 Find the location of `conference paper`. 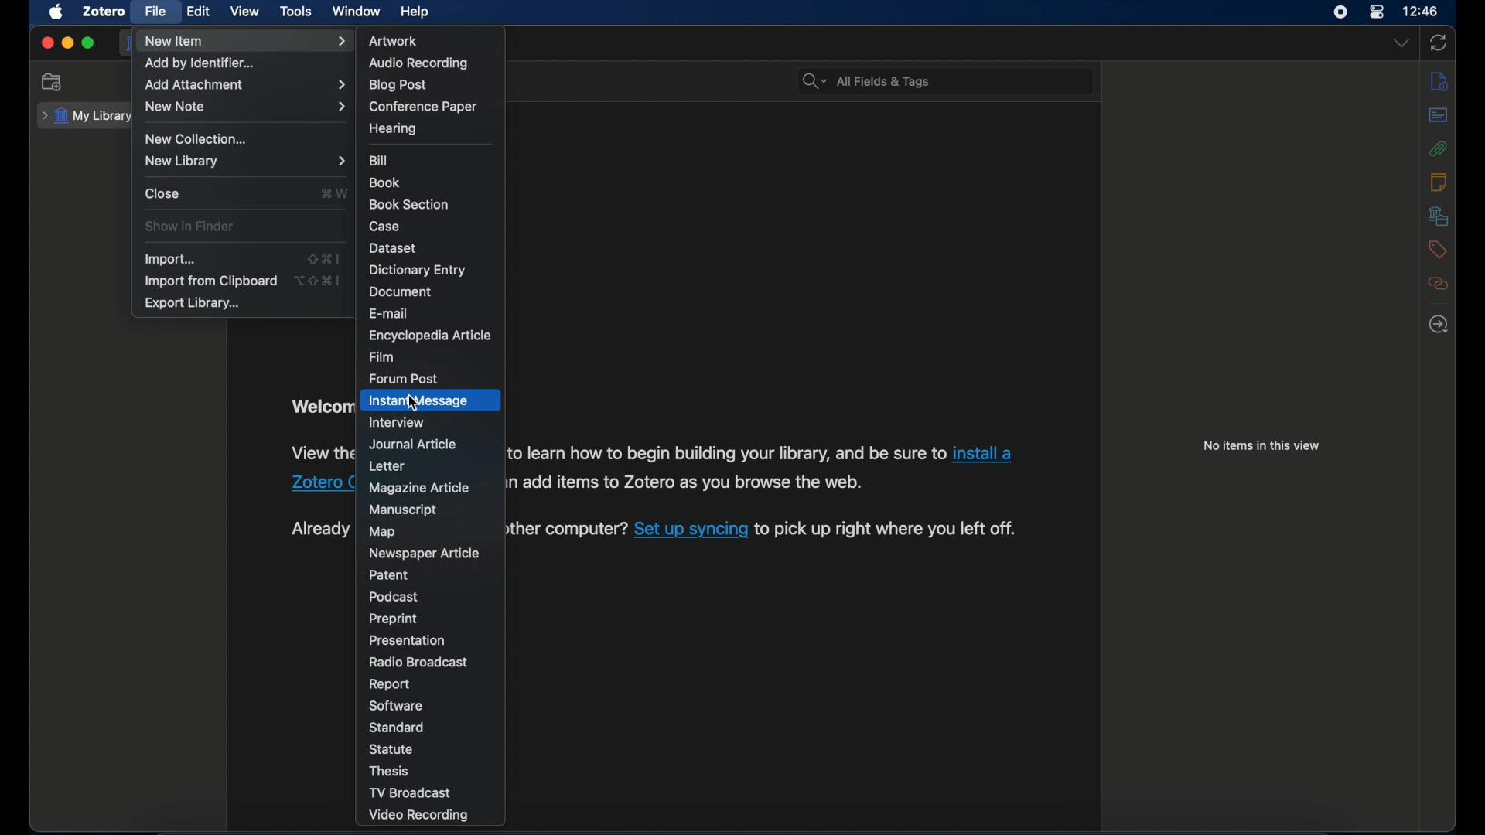

conference paper is located at coordinates (423, 107).